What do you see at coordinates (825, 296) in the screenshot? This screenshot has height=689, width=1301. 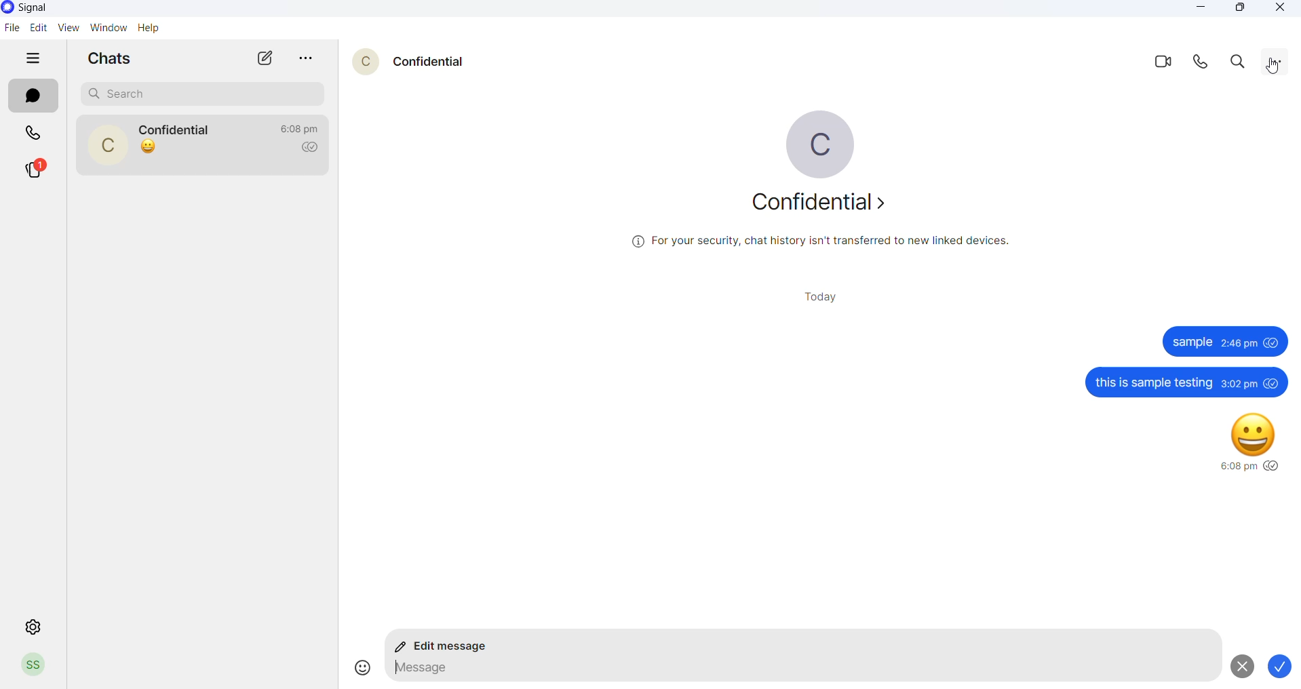 I see `today heading` at bounding box center [825, 296].